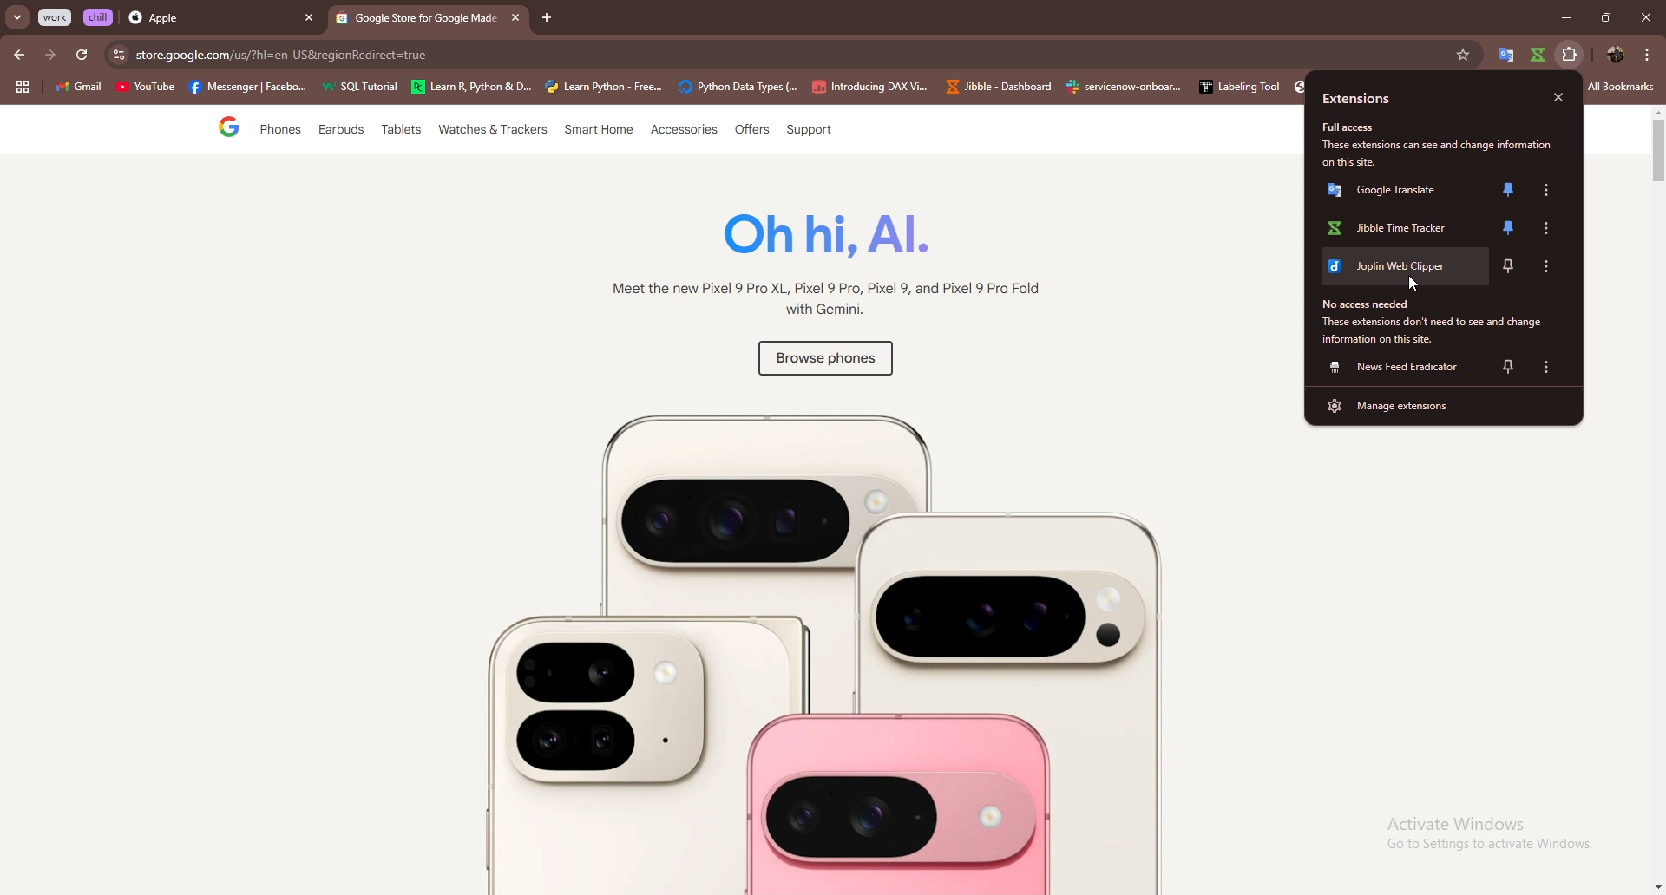 The image size is (1666, 895). What do you see at coordinates (1621, 88) in the screenshot?
I see `all bookmarks` at bounding box center [1621, 88].